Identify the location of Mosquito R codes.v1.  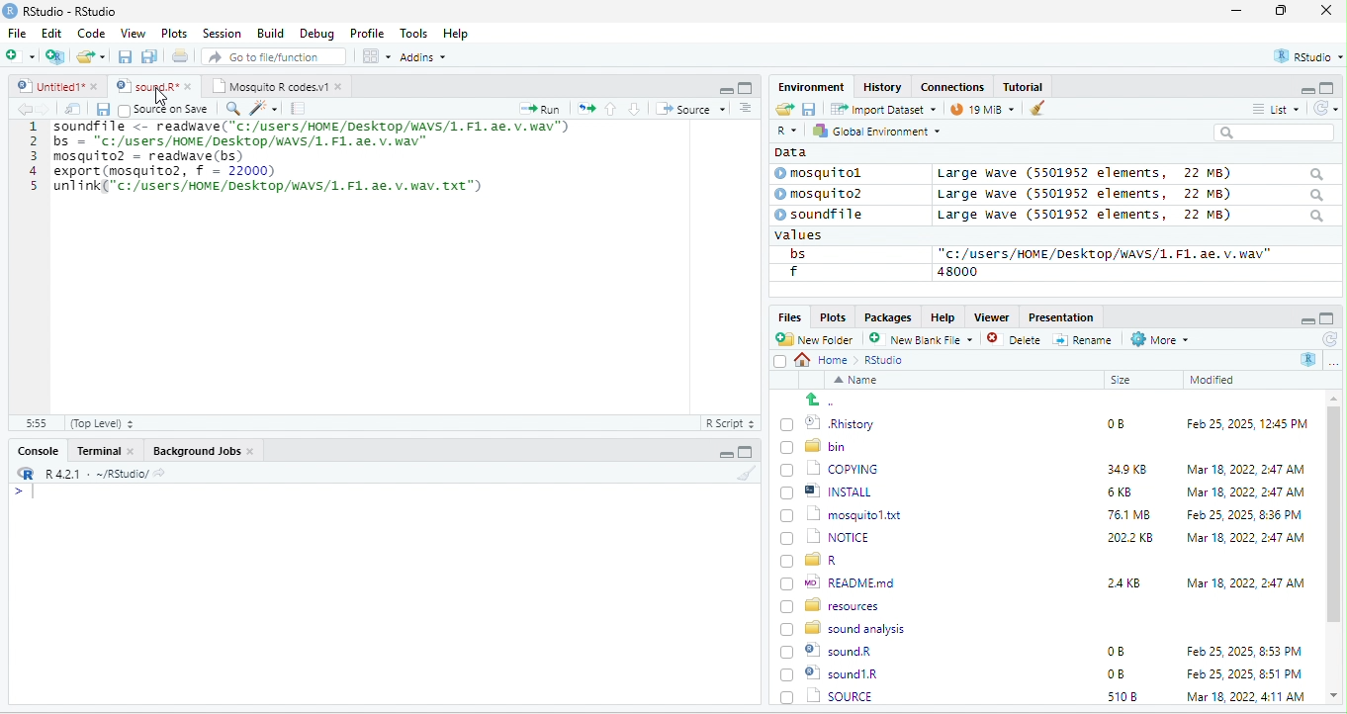
(273, 86).